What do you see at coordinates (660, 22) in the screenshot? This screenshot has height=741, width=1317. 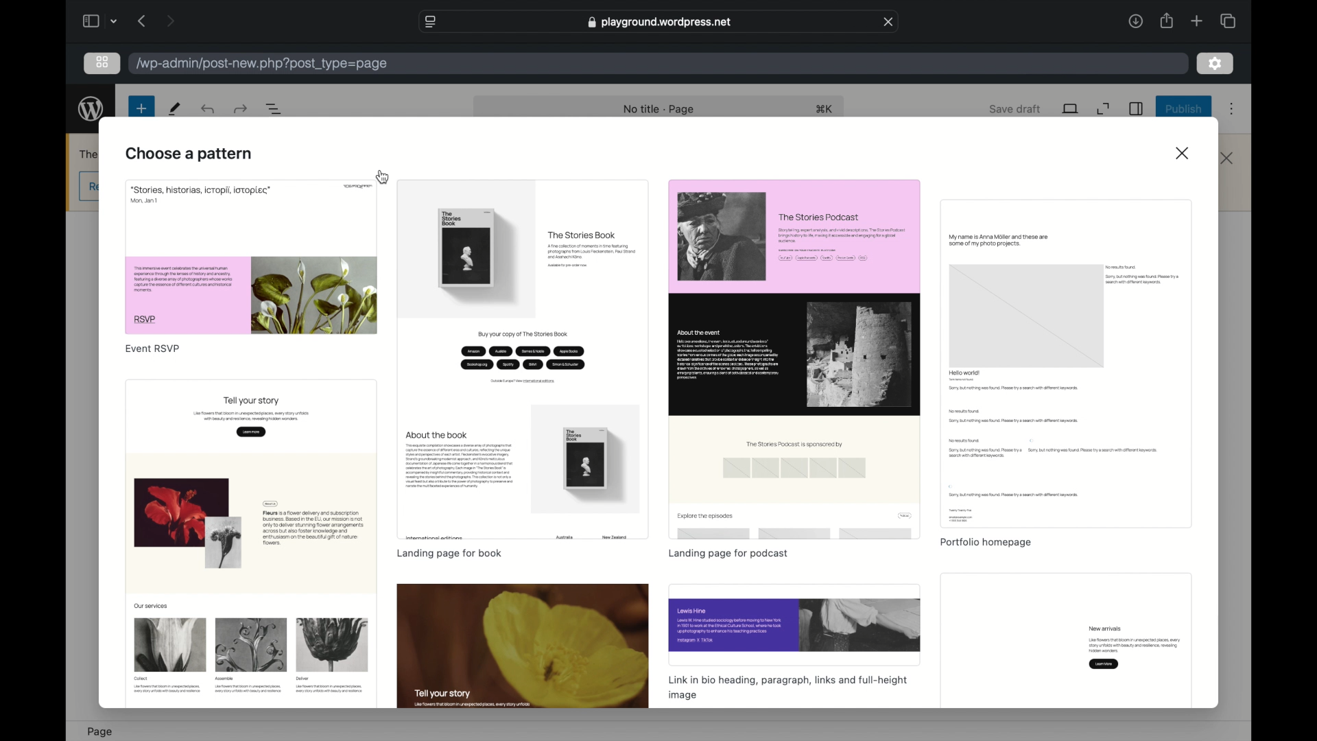 I see `web address` at bounding box center [660, 22].